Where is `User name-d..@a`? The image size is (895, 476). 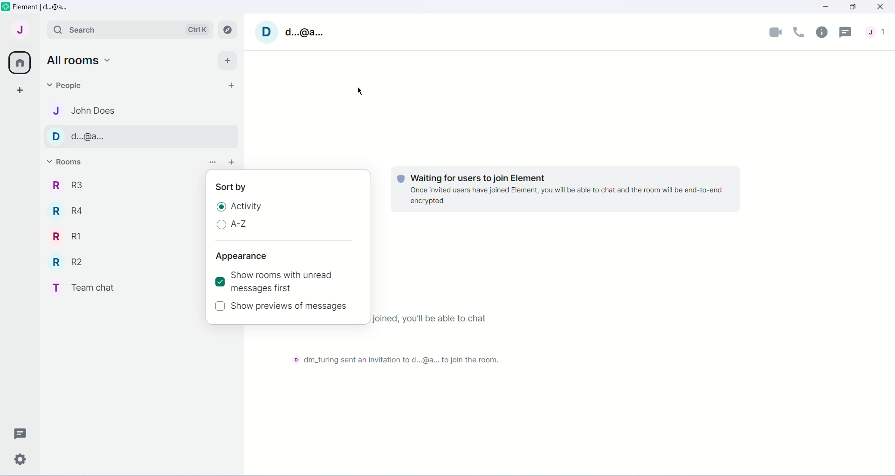
User name-d..@a is located at coordinates (303, 31).